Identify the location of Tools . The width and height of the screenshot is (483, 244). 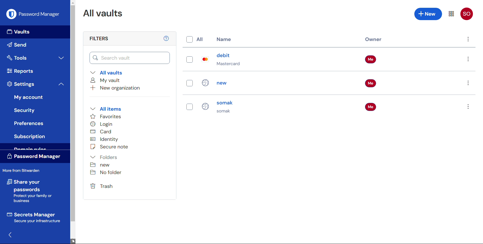
(27, 58).